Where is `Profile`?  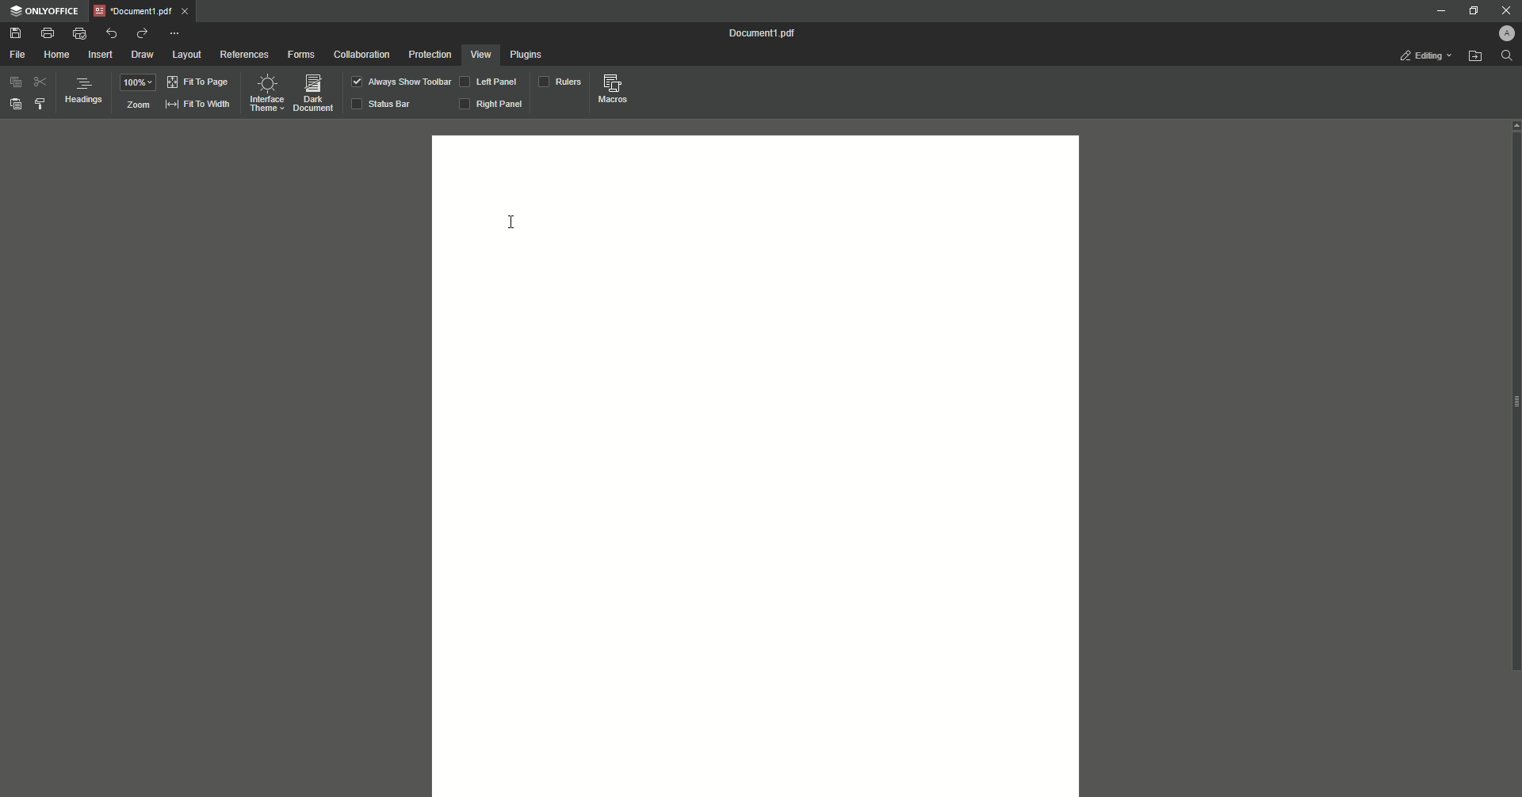 Profile is located at coordinates (1500, 34).